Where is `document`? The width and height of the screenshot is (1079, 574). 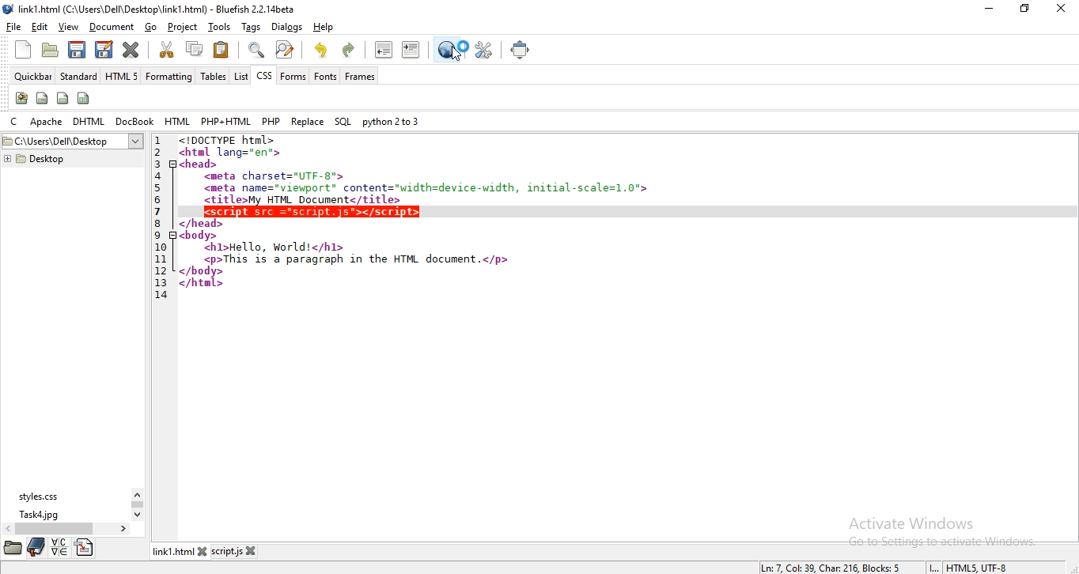
document is located at coordinates (112, 25).